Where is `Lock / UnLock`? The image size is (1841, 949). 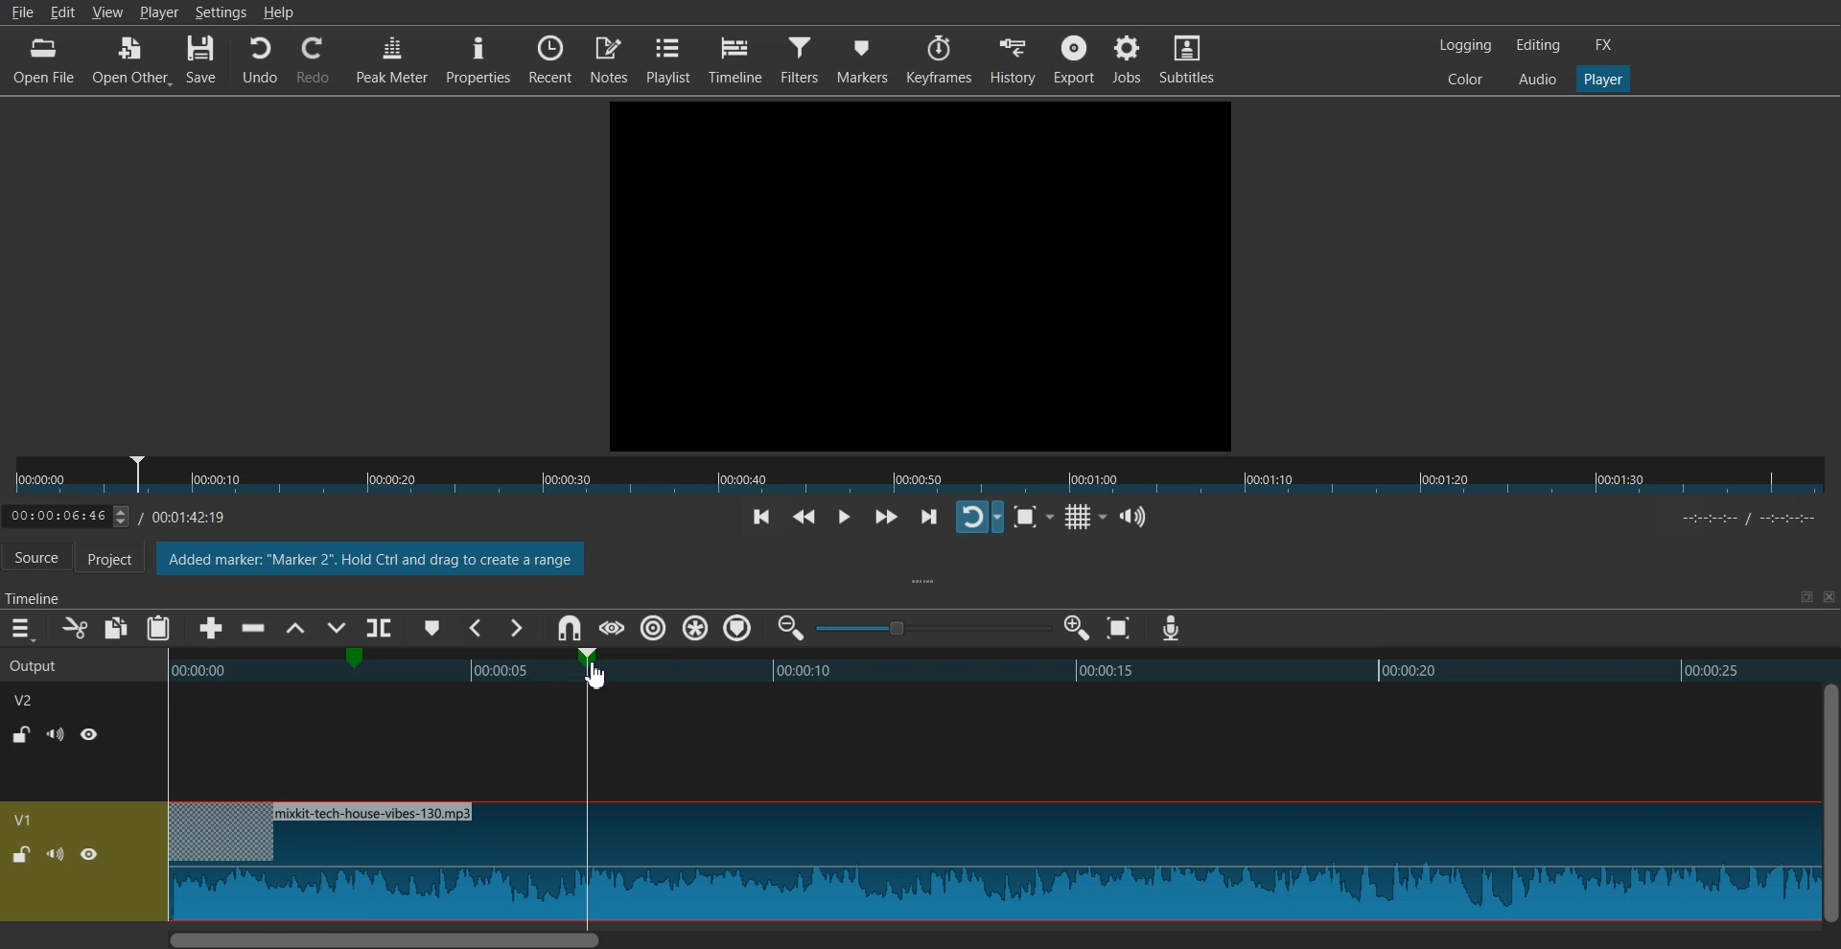 Lock / UnLock is located at coordinates (21, 855).